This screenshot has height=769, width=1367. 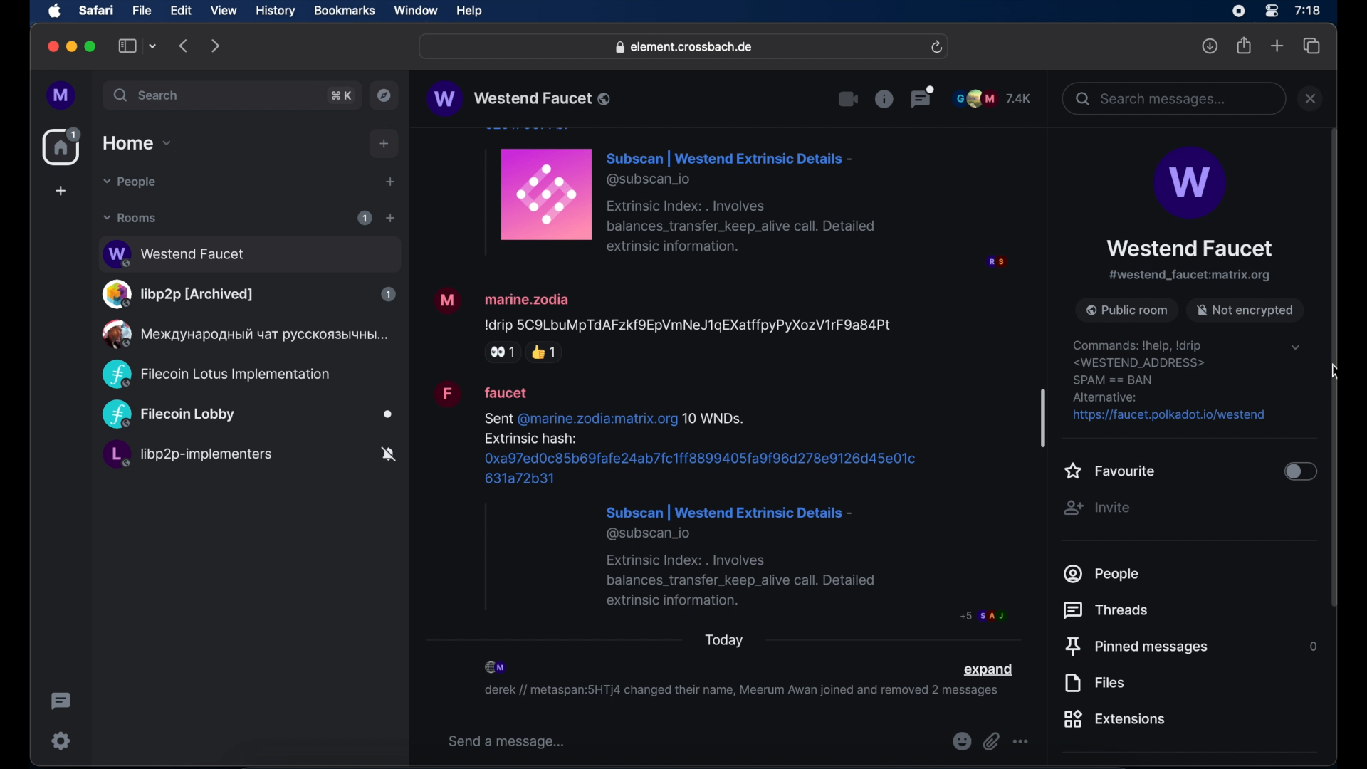 I want to click on close, so click(x=1311, y=98).